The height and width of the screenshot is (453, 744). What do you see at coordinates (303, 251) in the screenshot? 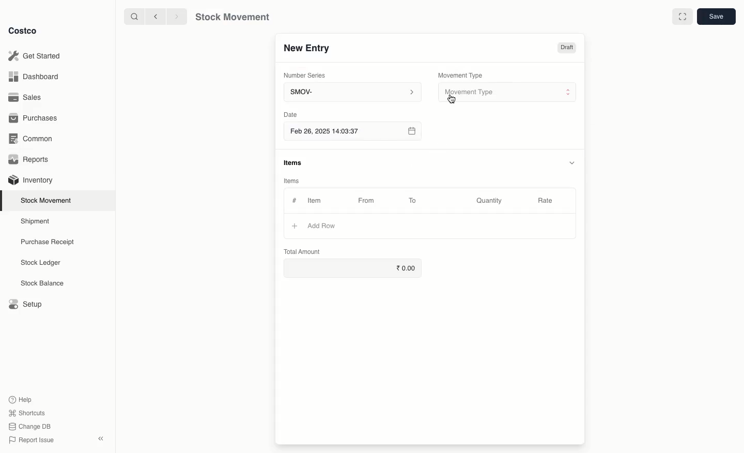
I see `Total Amount` at bounding box center [303, 251].